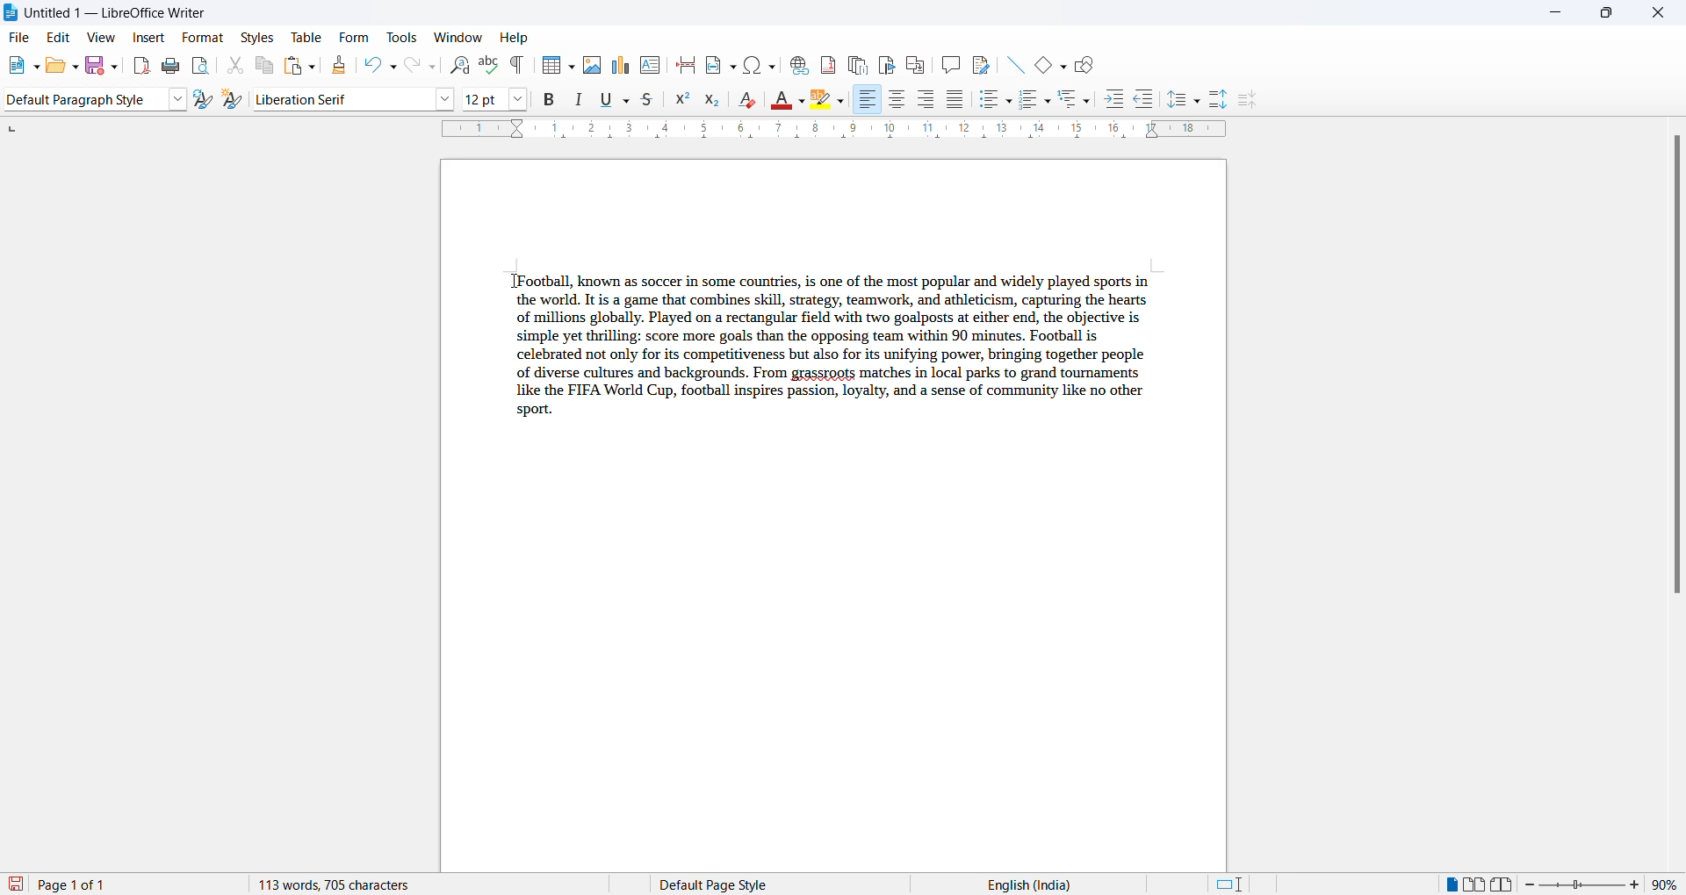 The width and height of the screenshot is (1686, 895). Describe the element at coordinates (112, 69) in the screenshot. I see `save options` at that location.